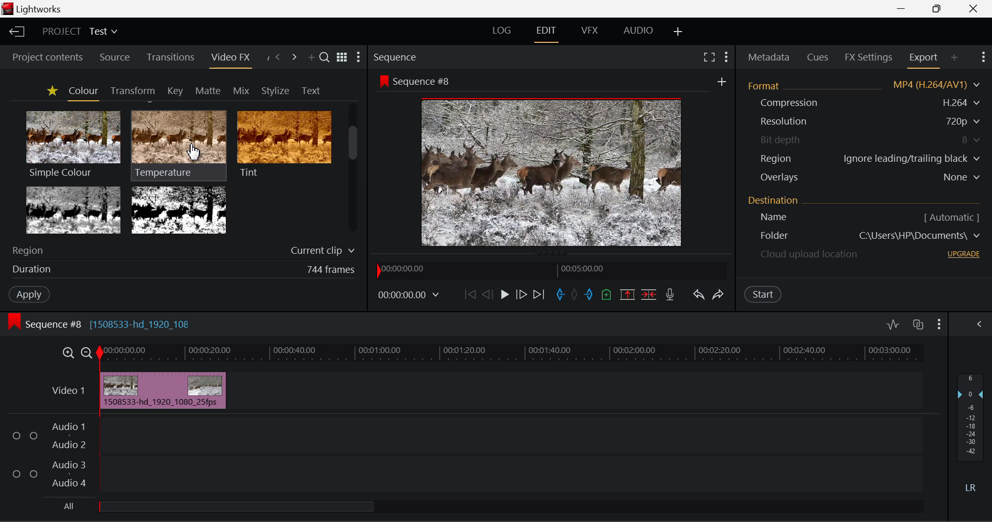 The width and height of the screenshot is (992, 522). What do you see at coordinates (24, 294) in the screenshot?
I see `Apply` at bounding box center [24, 294].